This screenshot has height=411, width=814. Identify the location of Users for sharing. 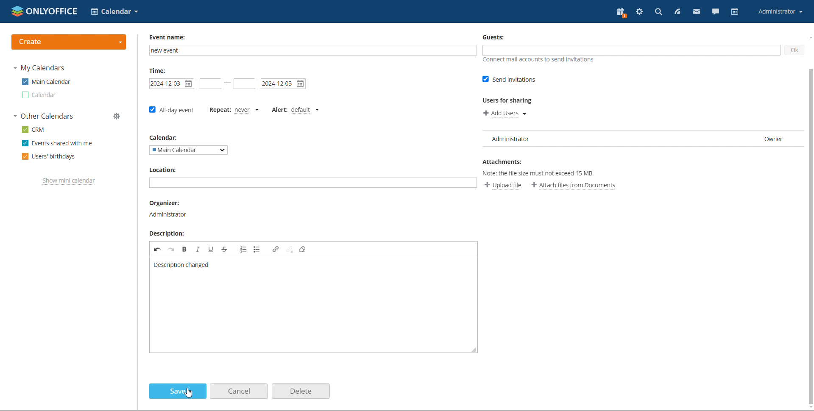
(508, 100).